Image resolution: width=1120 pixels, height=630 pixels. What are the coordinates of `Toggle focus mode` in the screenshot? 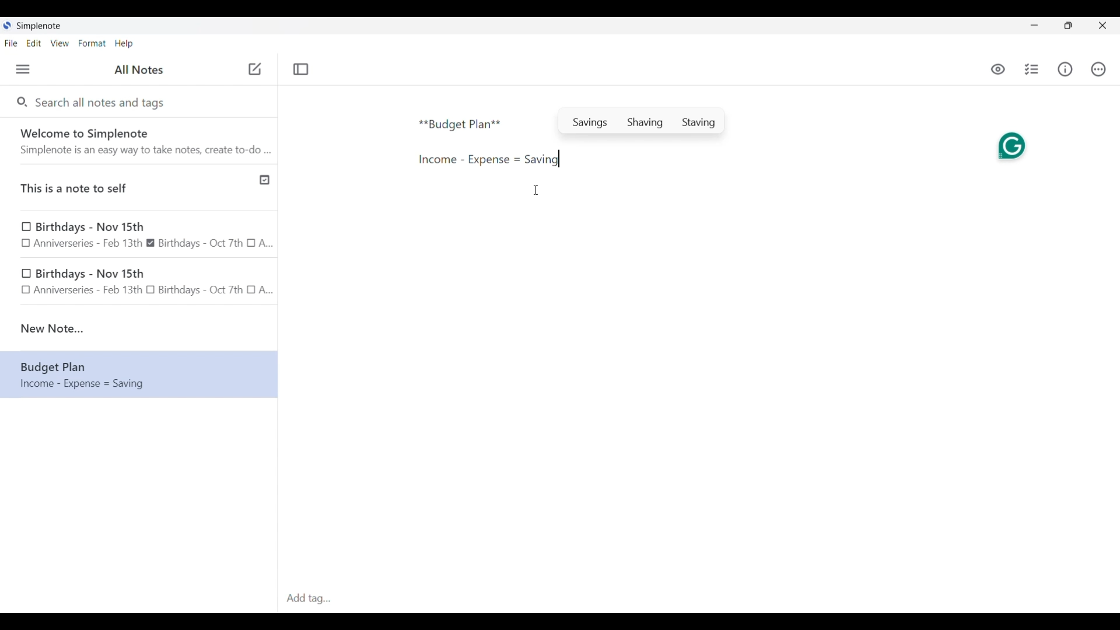 It's located at (300, 69).